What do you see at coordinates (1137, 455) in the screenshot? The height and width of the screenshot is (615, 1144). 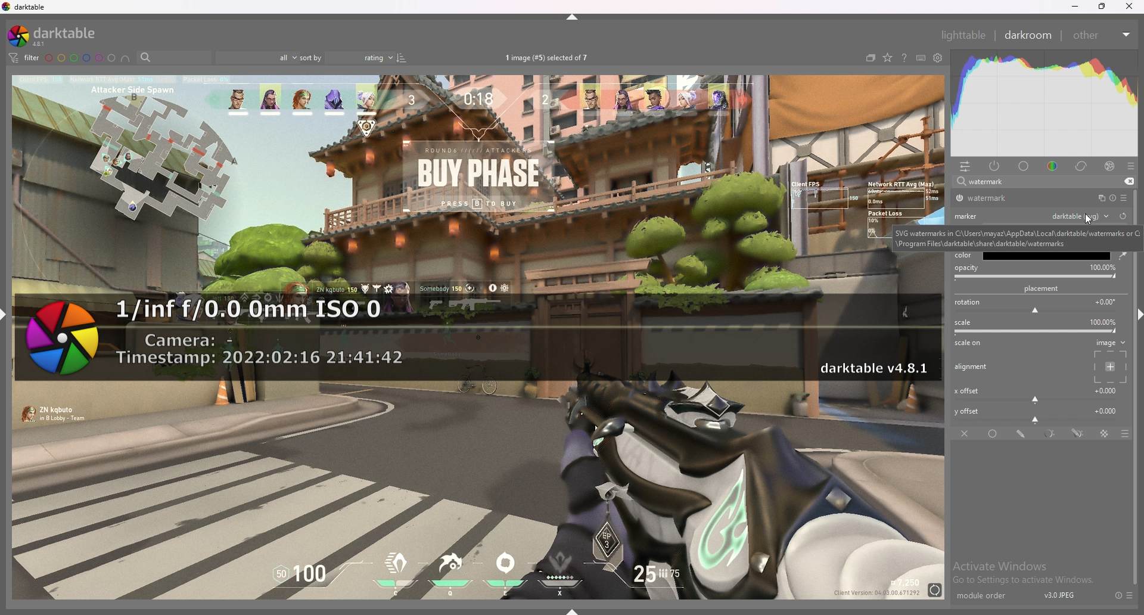 I see `scroll bar` at bounding box center [1137, 455].